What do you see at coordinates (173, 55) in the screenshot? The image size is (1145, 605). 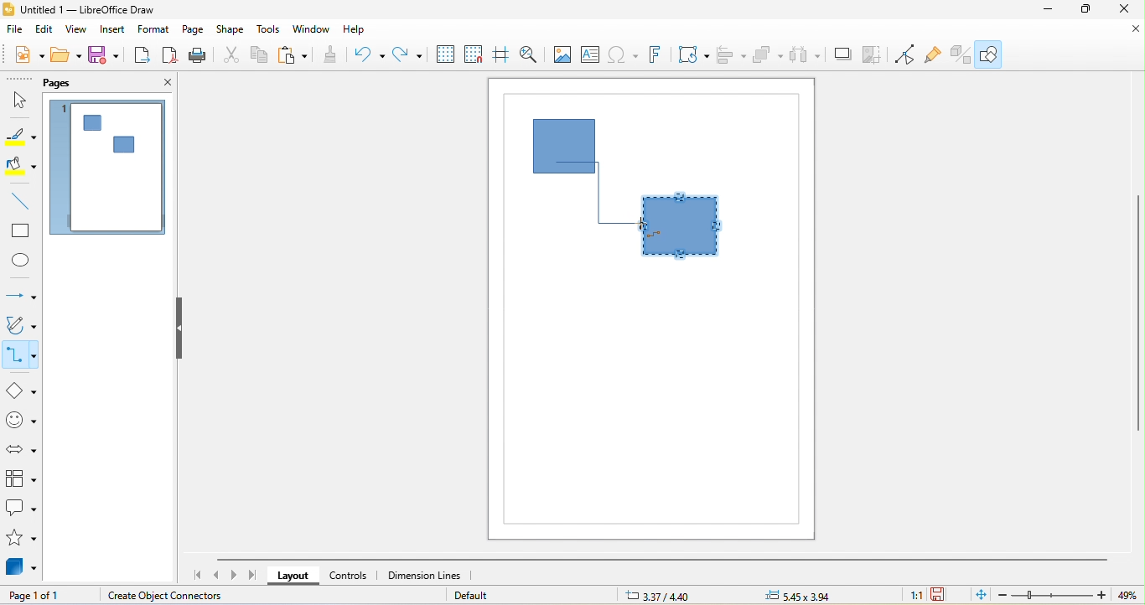 I see `export directly as pdf` at bounding box center [173, 55].